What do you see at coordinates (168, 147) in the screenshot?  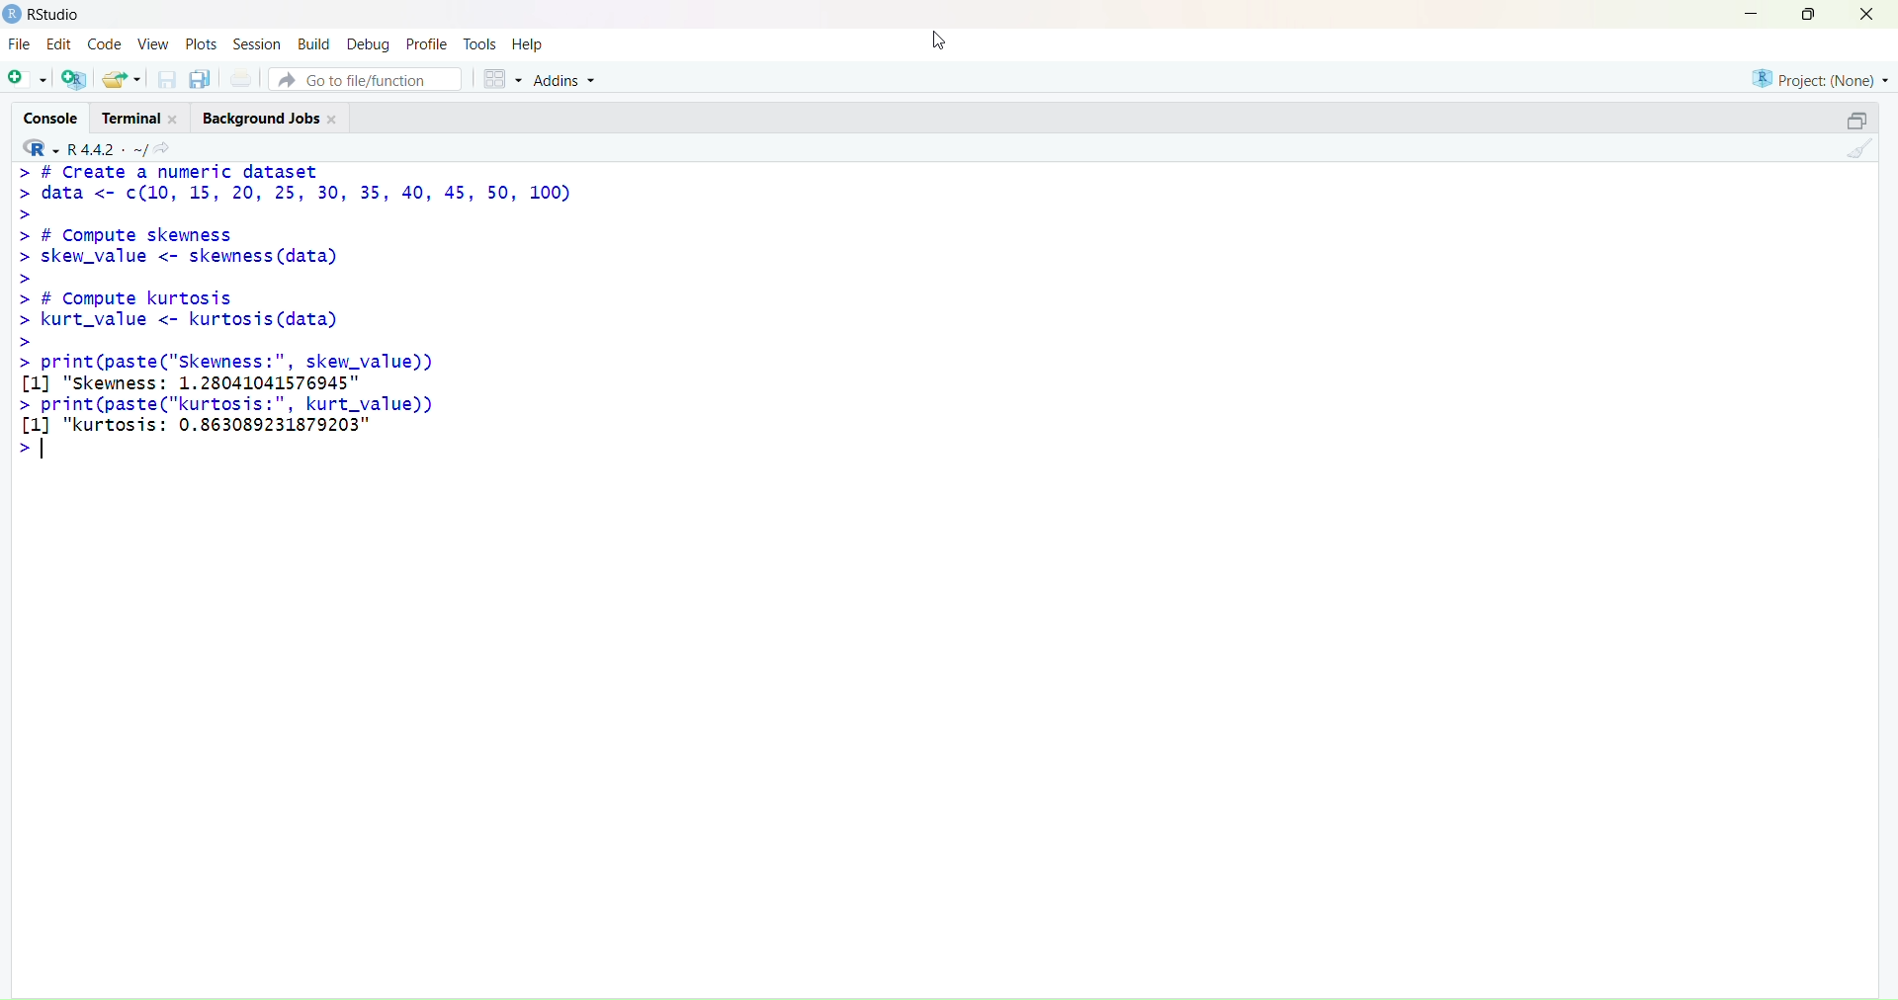 I see `View the current working directory` at bounding box center [168, 147].